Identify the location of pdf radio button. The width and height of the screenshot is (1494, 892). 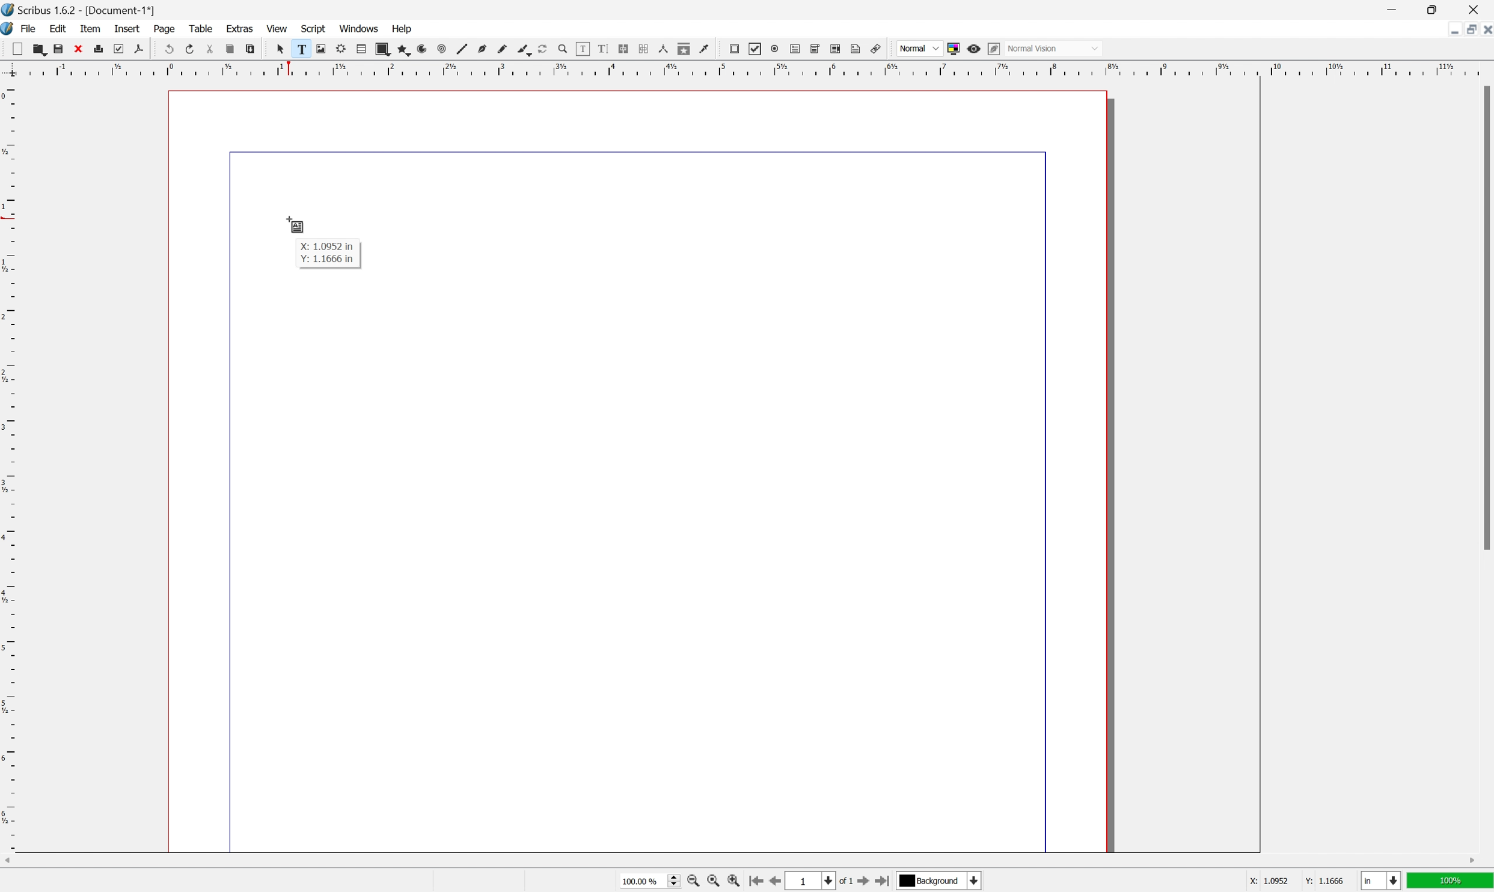
(774, 49).